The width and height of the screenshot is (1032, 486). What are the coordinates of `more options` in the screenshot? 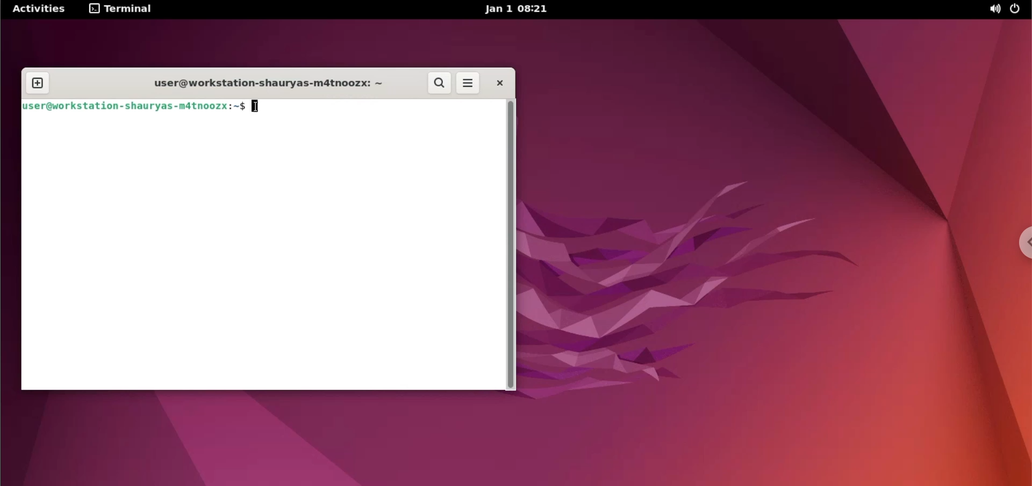 It's located at (469, 84).